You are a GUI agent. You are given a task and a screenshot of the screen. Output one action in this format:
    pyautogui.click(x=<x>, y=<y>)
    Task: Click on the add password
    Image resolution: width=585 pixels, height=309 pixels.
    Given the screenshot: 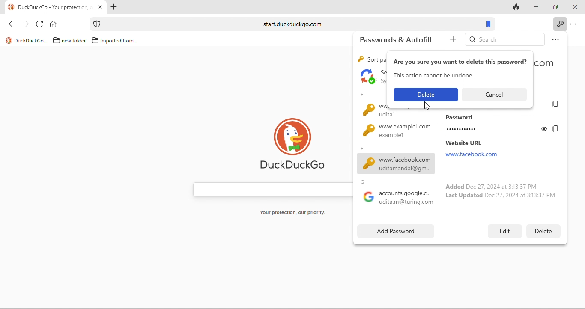 What is the action you would take?
    pyautogui.click(x=393, y=232)
    